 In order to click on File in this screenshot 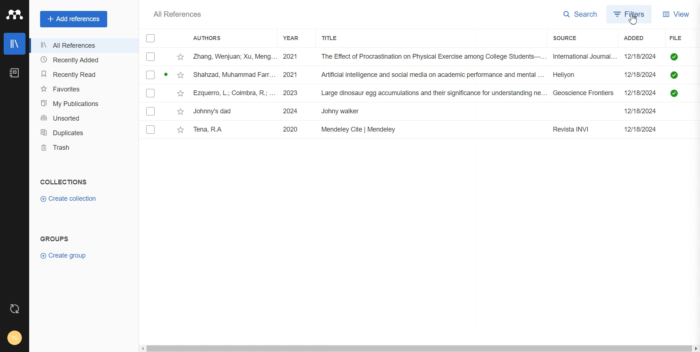, I will do `click(411, 130)`.